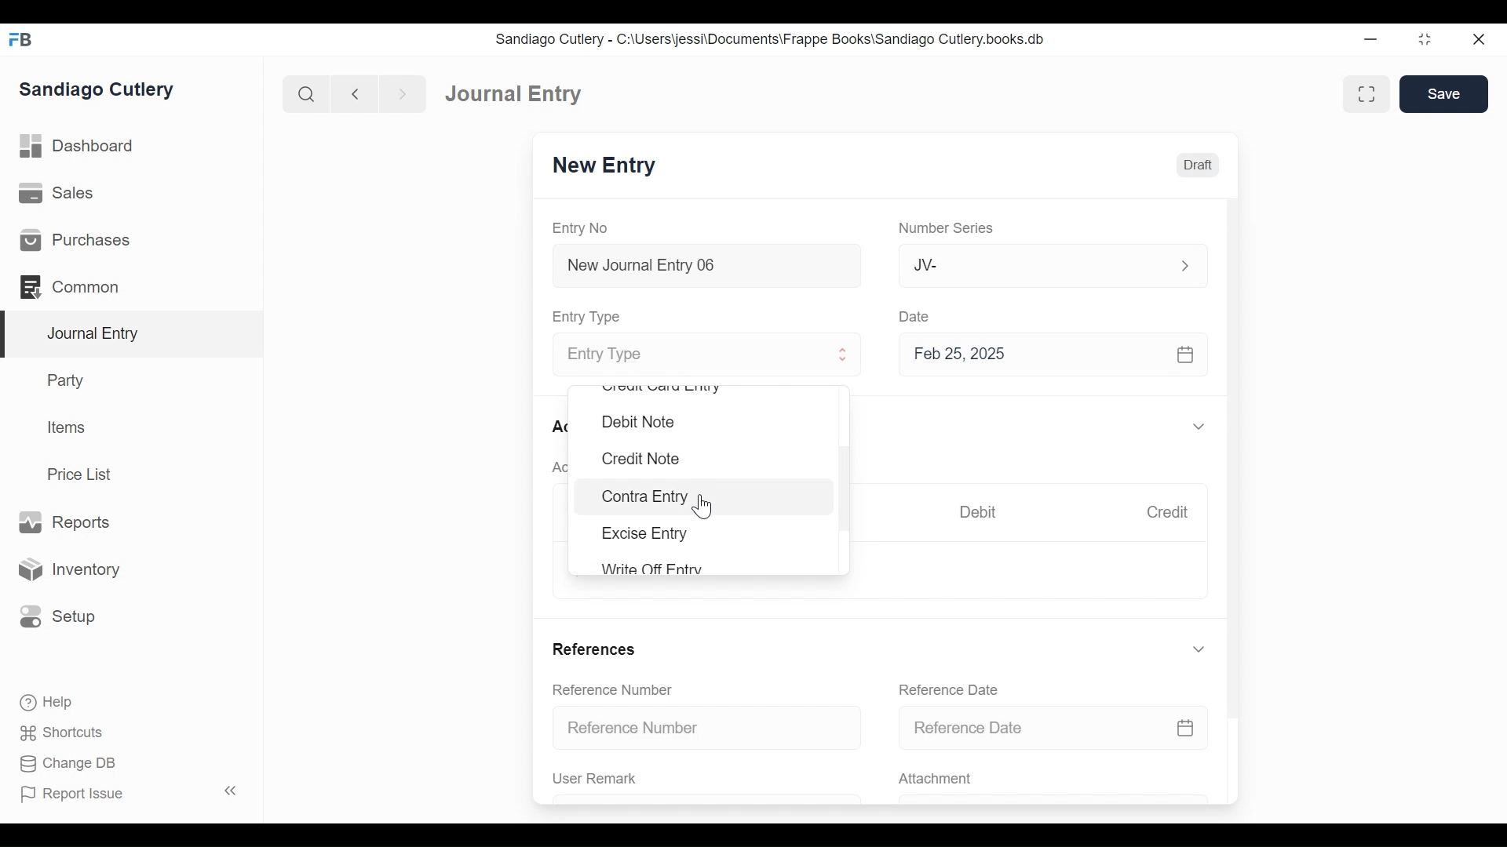  What do you see at coordinates (949, 228) in the screenshot?
I see `Number Series` at bounding box center [949, 228].